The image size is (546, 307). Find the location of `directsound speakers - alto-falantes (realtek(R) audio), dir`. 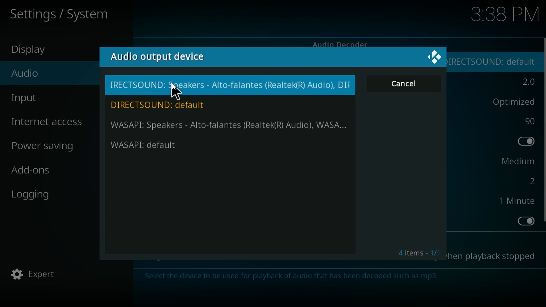

directsound speakers - alto-falantes (realtek(R) audio), dir is located at coordinates (231, 86).